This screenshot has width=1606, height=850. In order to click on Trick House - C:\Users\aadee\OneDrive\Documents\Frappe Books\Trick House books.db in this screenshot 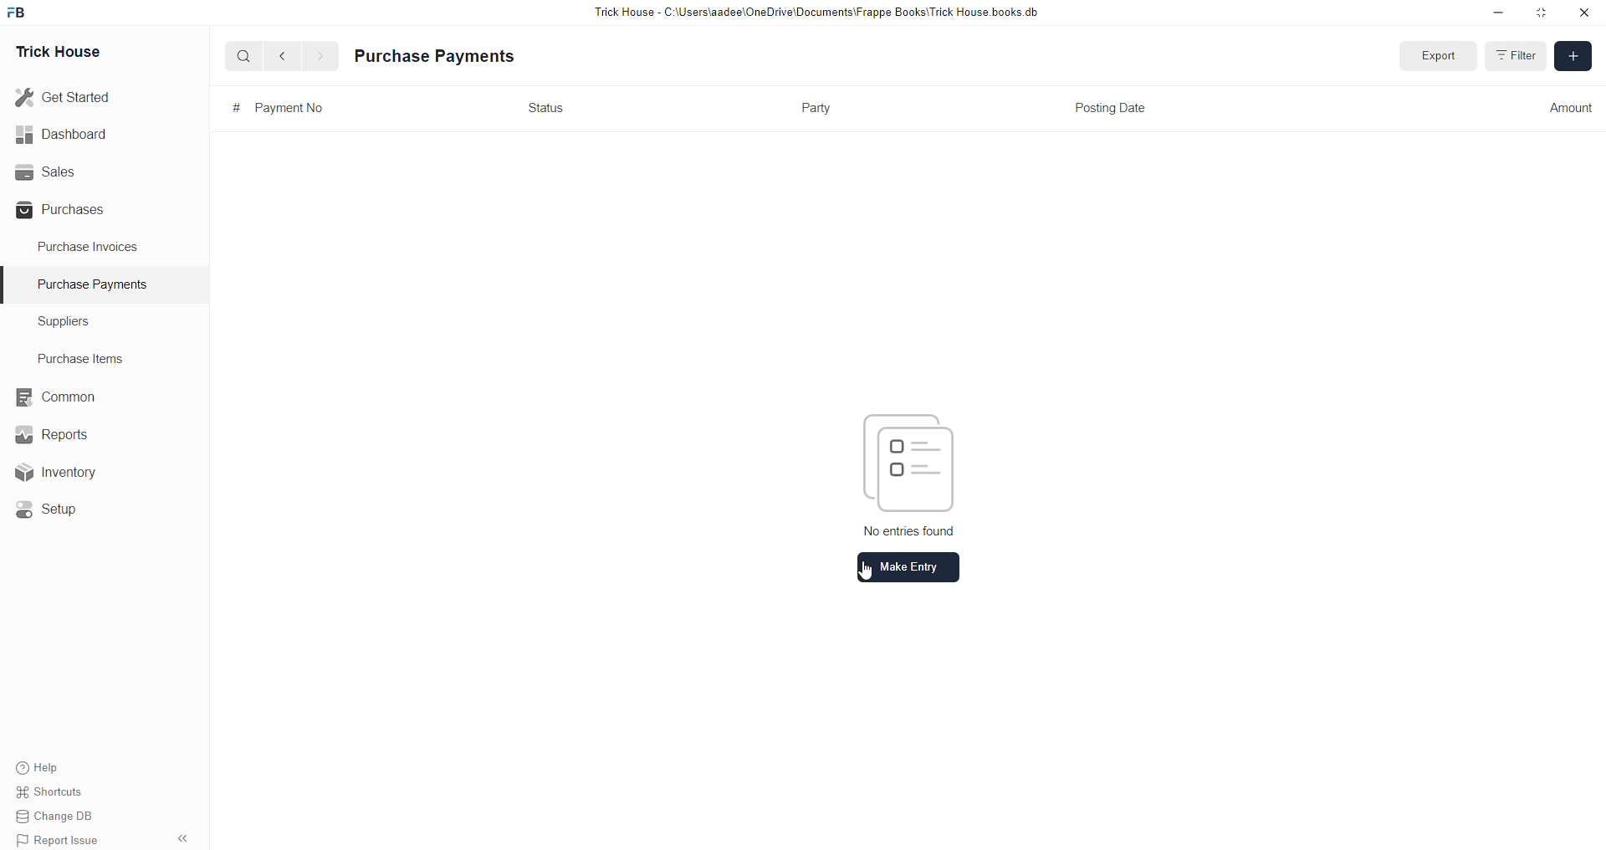, I will do `click(820, 13)`.